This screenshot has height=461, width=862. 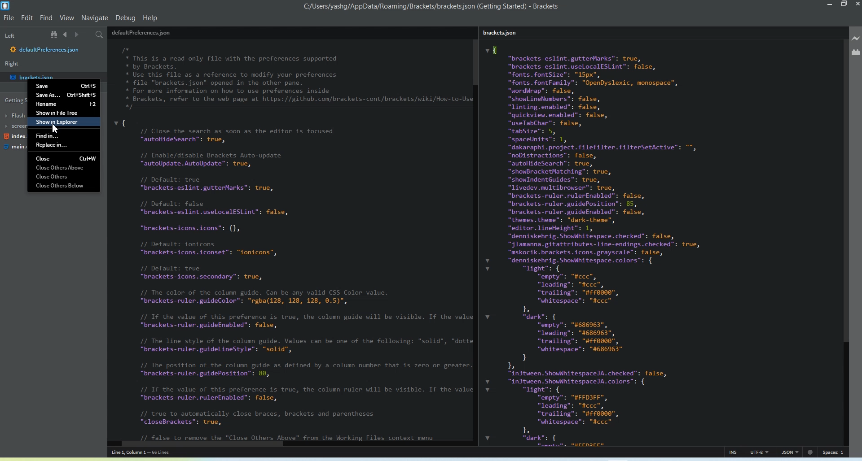 What do you see at coordinates (63, 185) in the screenshot?
I see `Close Others Below` at bounding box center [63, 185].